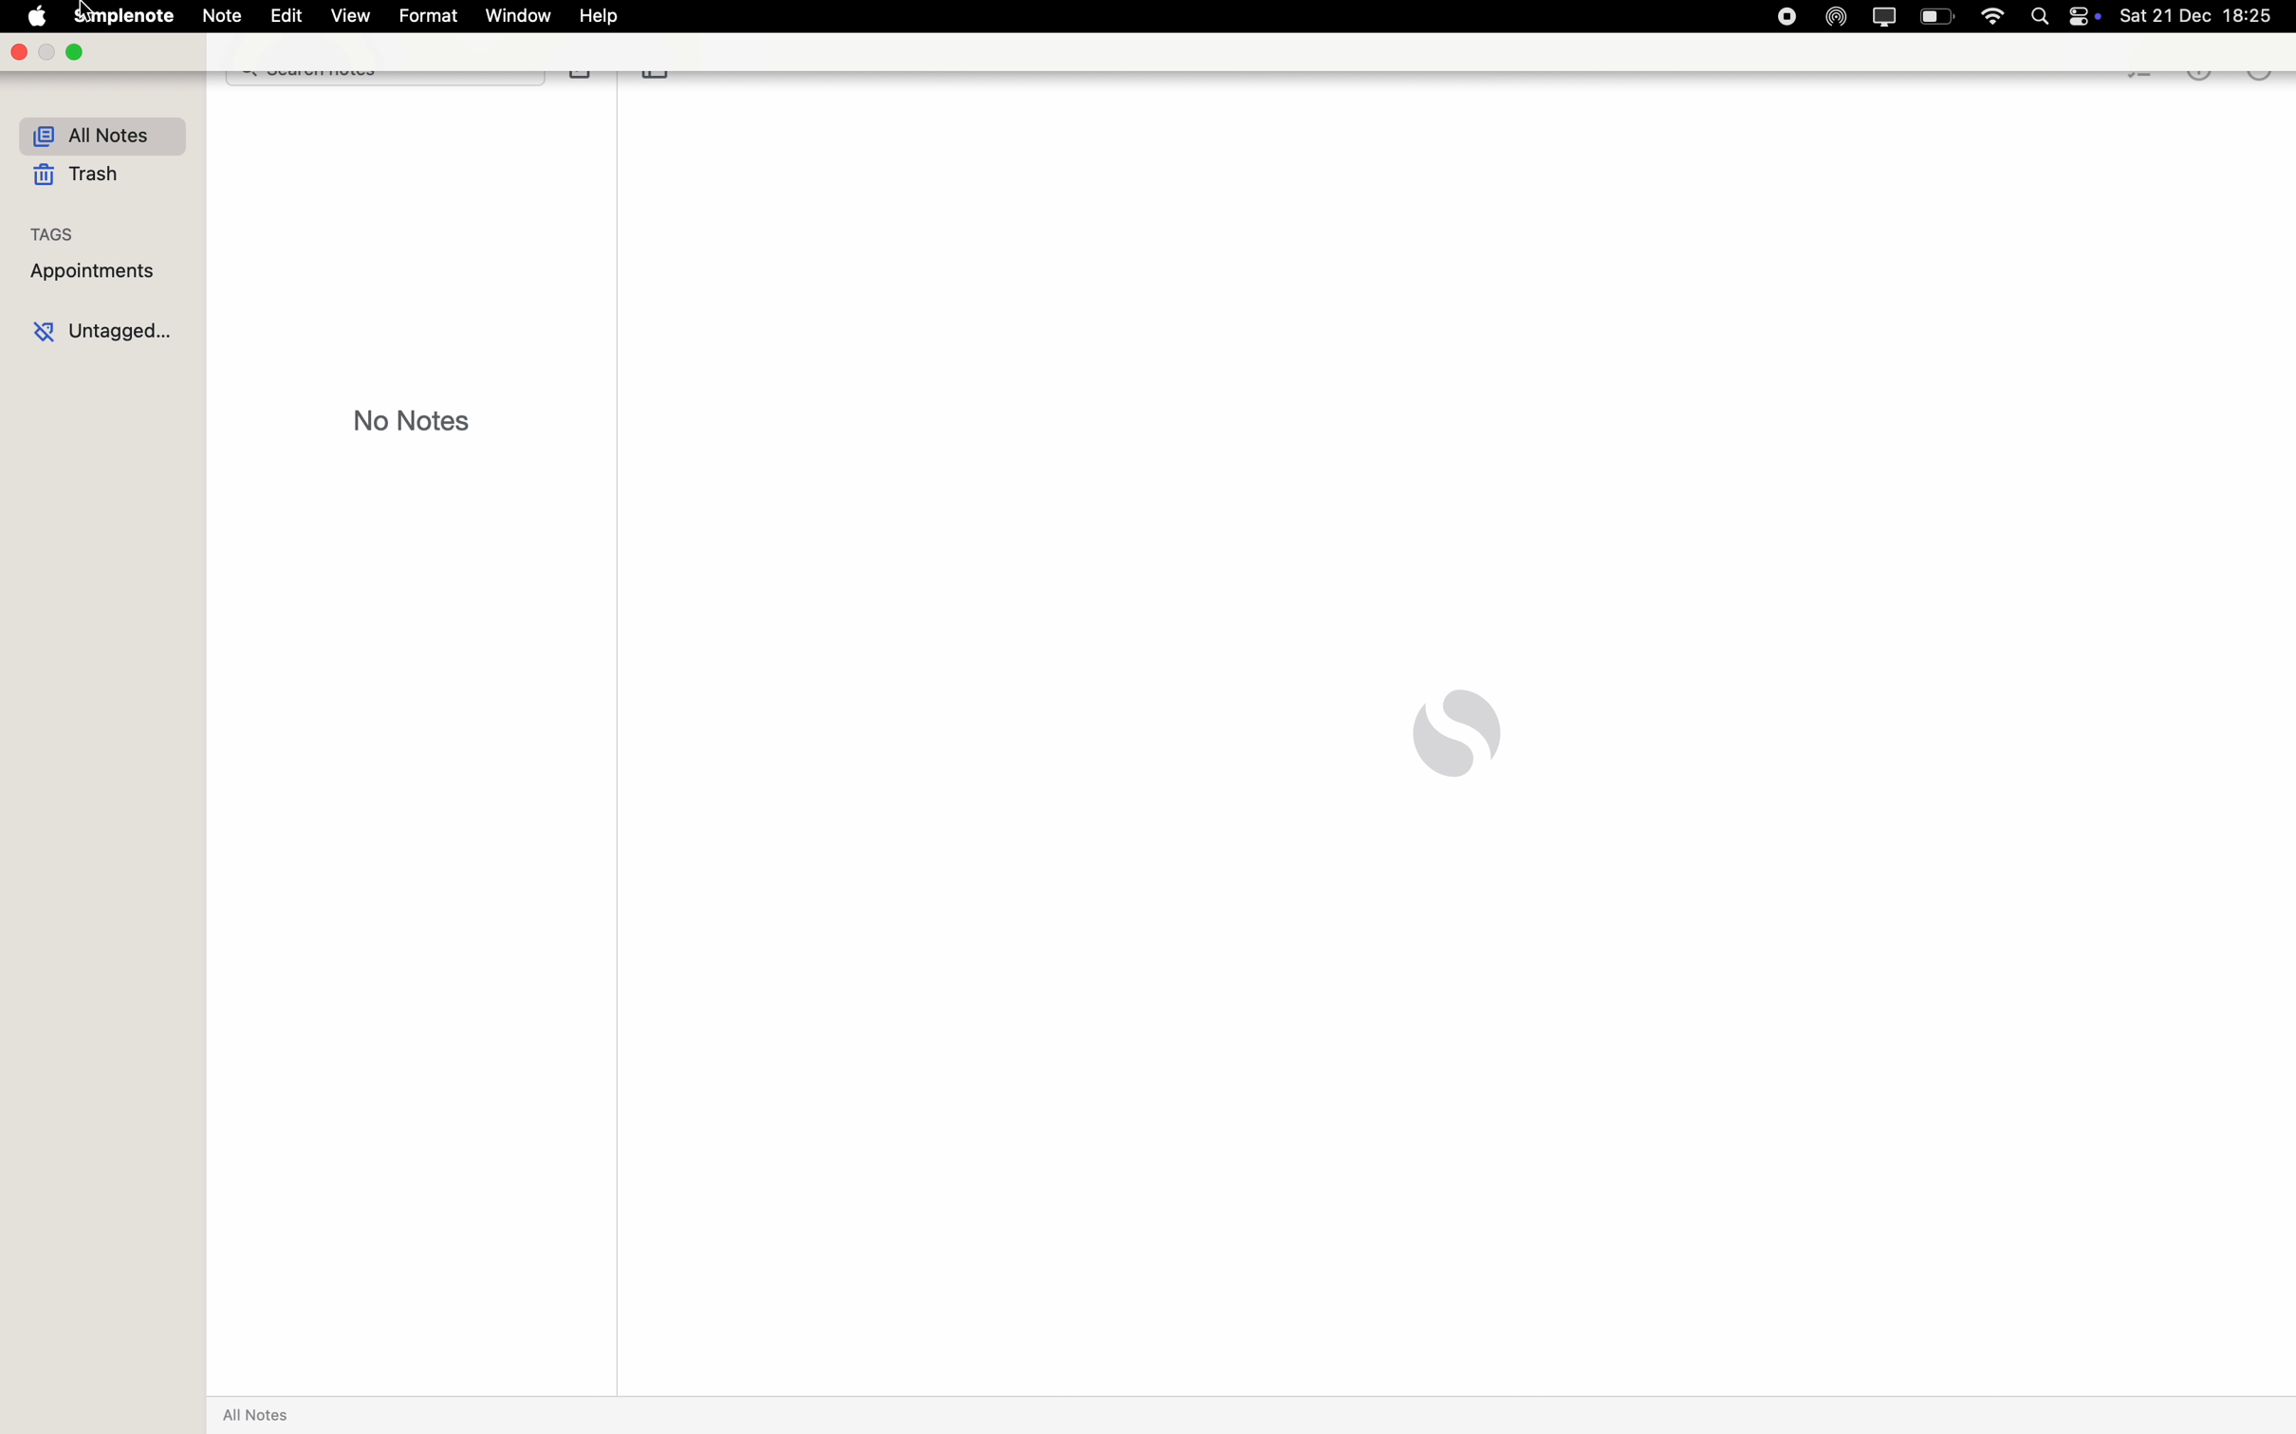 Image resolution: width=2296 pixels, height=1434 pixels. I want to click on search bar, so click(385, 82).